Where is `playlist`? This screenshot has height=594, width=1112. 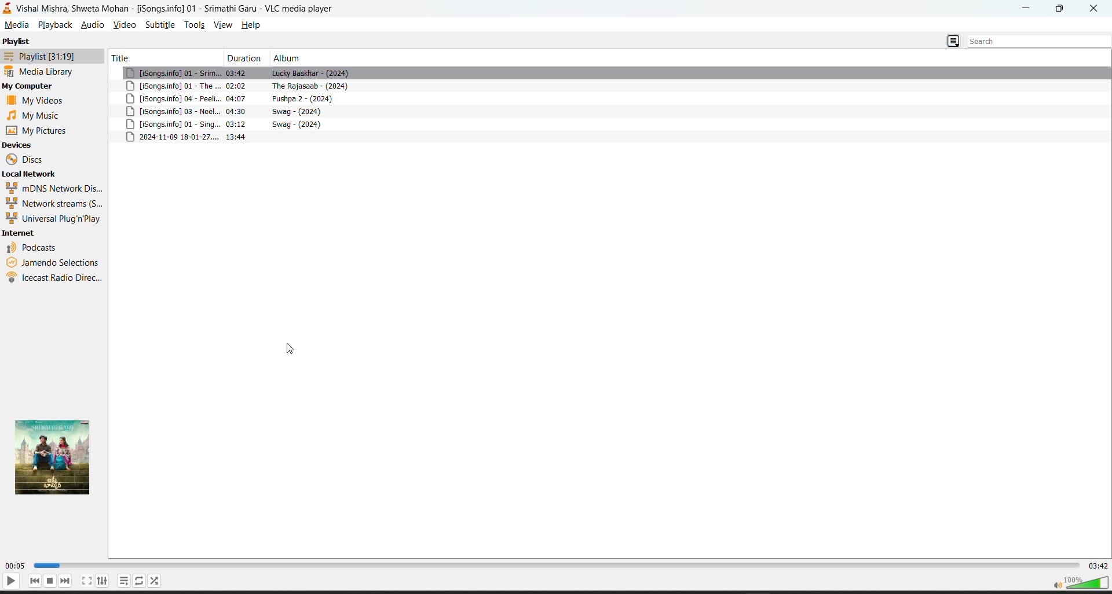 playlist is located at coordinates (39, 56).